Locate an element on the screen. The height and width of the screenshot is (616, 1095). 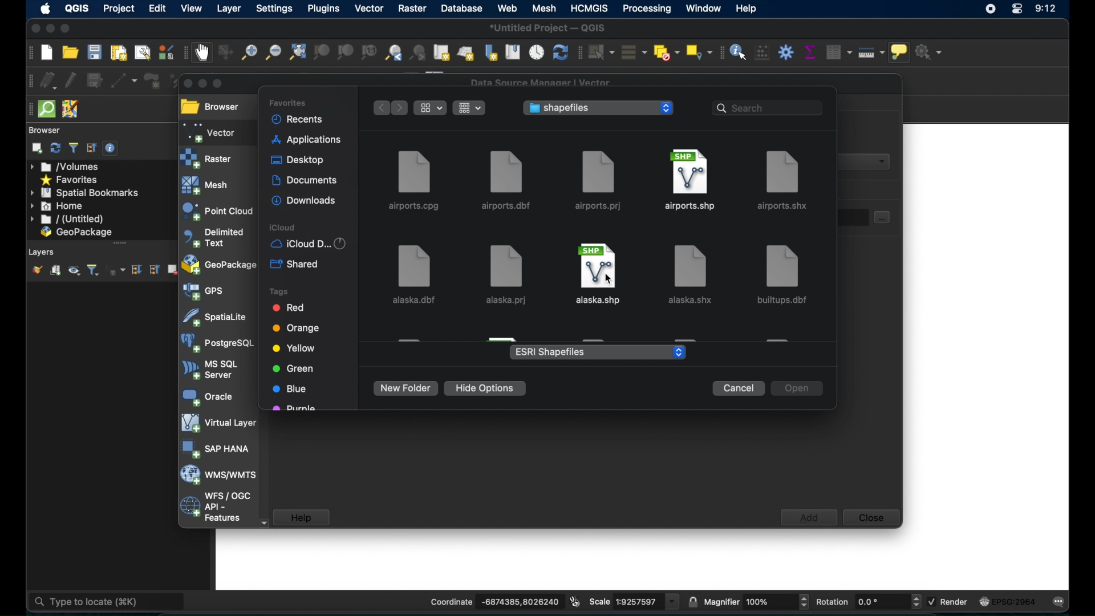
project toolbar is located at coordinates (26, 54).